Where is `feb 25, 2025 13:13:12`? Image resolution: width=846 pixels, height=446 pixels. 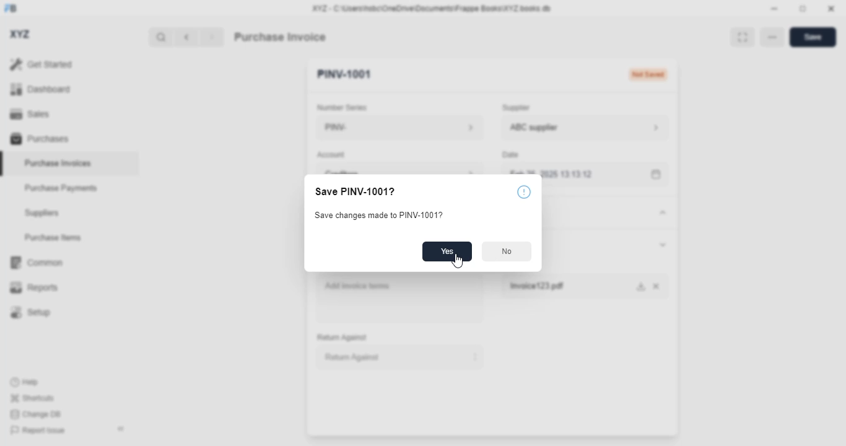
feb 25, 2025 13:13:12 is located at coordinates (560, 168).